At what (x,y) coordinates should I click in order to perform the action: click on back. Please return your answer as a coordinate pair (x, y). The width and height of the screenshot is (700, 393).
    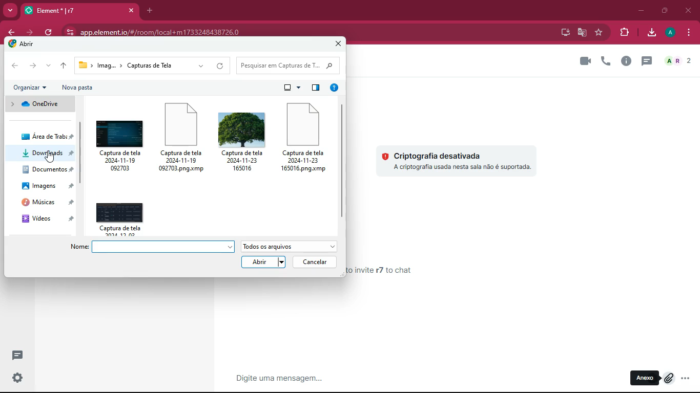
    Looking at the image, I should click on (9, 33).